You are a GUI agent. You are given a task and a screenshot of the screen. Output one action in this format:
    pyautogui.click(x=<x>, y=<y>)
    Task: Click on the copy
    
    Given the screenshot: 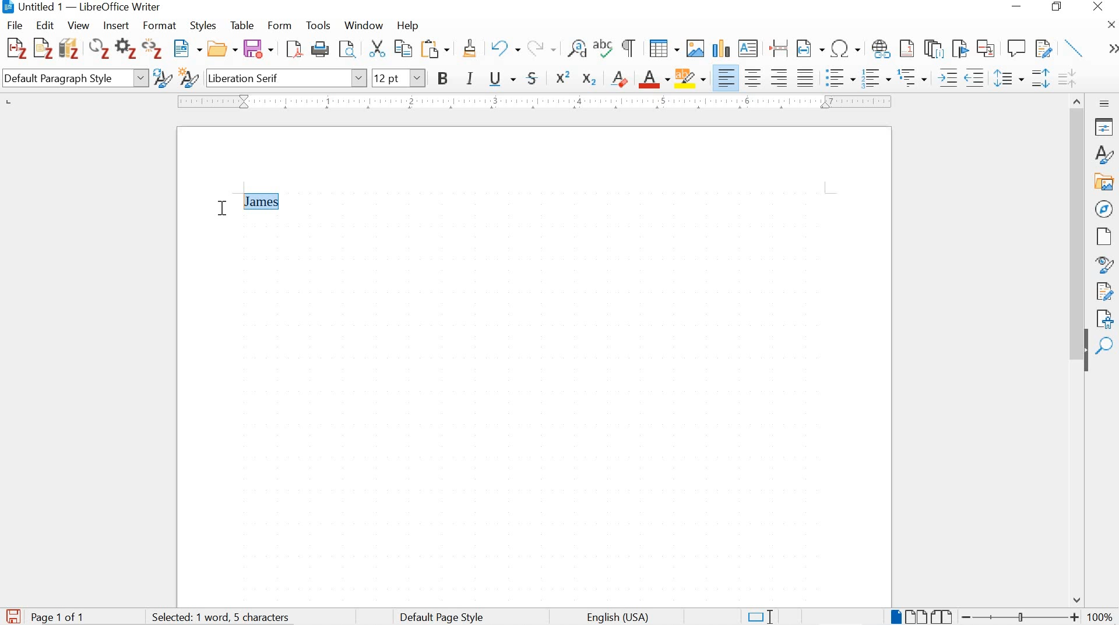 What is the action you would take?
    pyautogui.click(x=402, y=48)
    